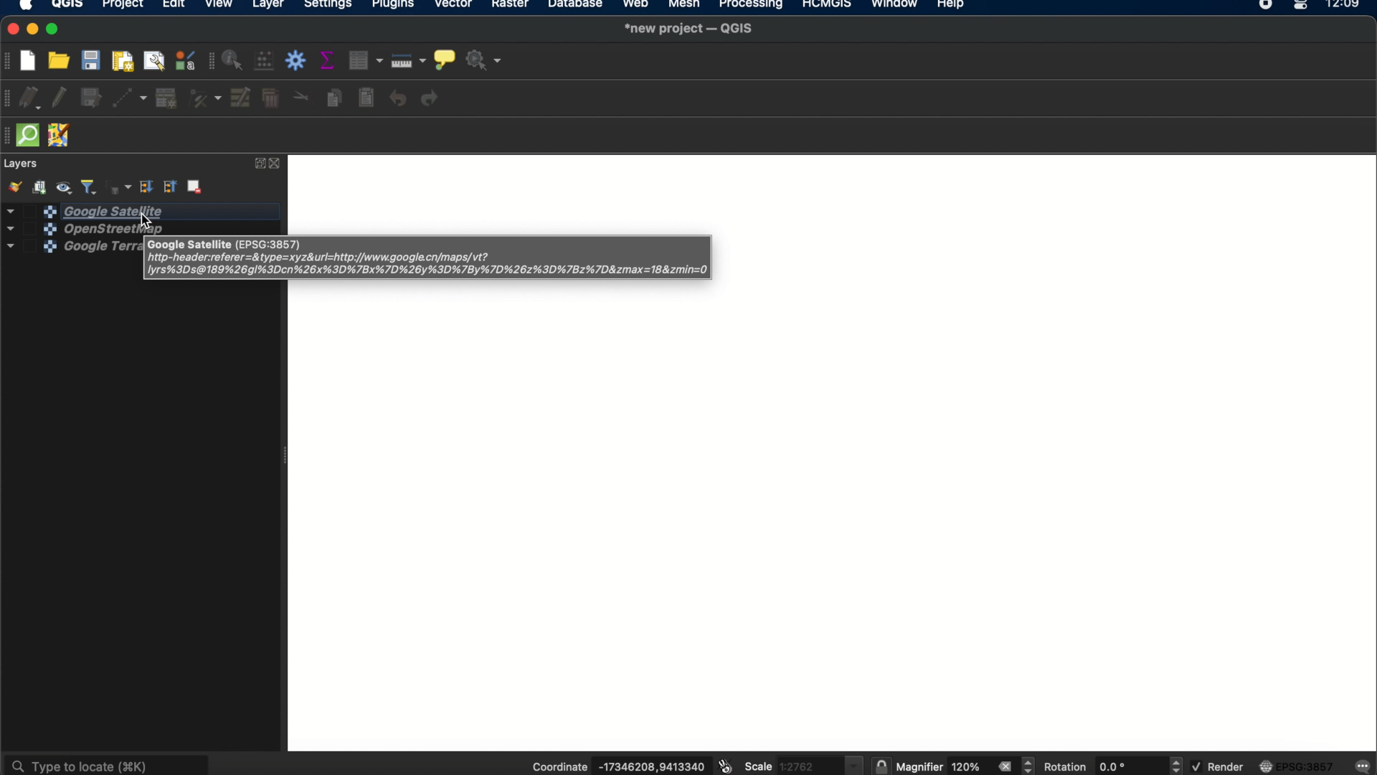 Image resolution: width=1377 pixels, height=775 pixels. Describe the element at coordinates (328, 6) in the screenshot. I see `settings` at that location.